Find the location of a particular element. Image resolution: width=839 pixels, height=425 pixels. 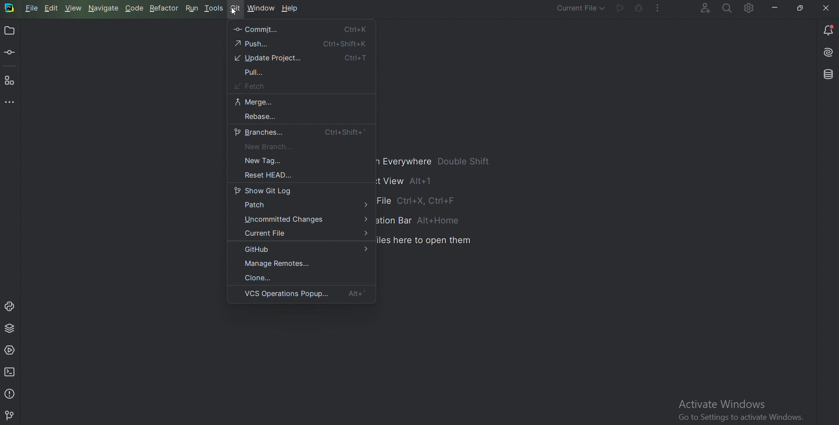

Database is located at coordinates (826, 74).